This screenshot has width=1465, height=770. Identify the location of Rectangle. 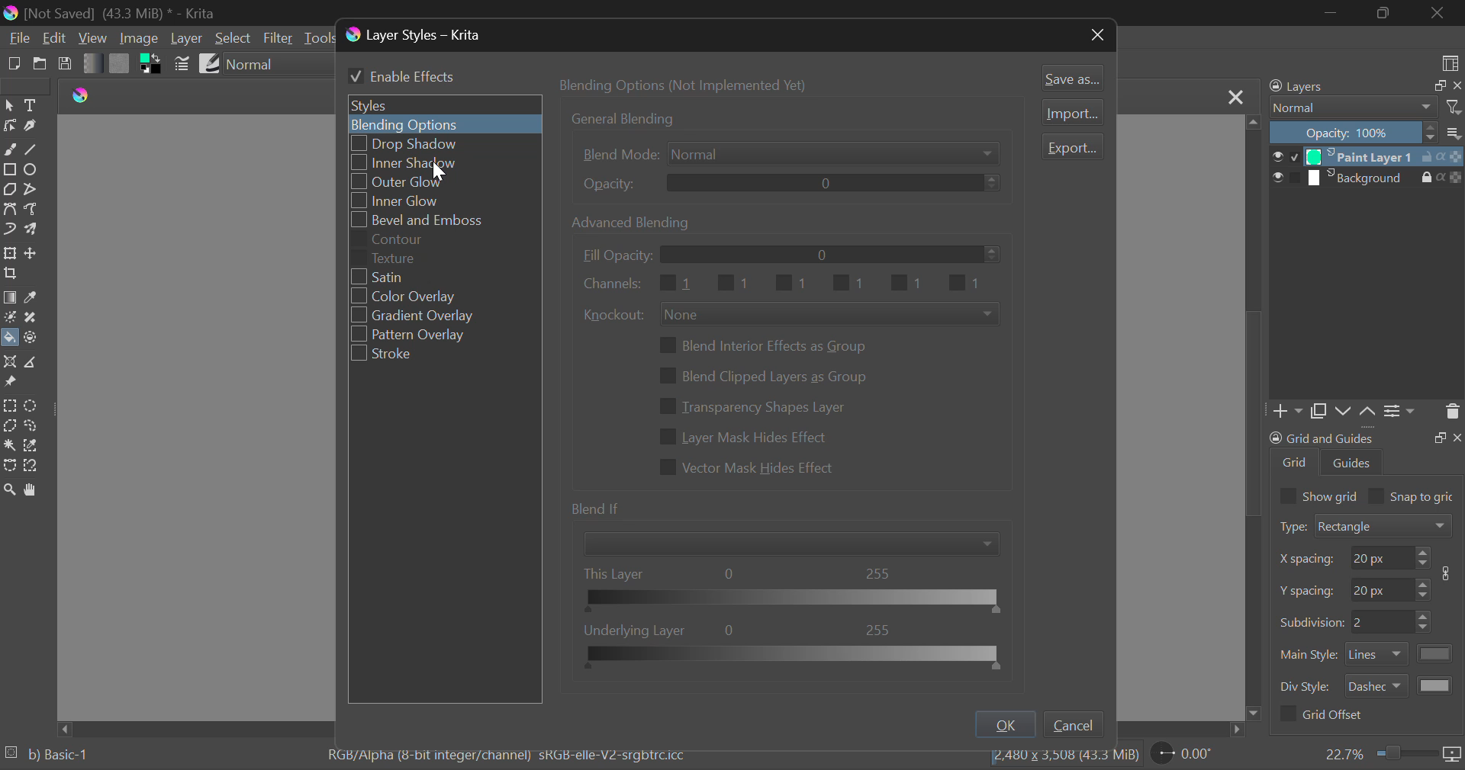
(11, 168).